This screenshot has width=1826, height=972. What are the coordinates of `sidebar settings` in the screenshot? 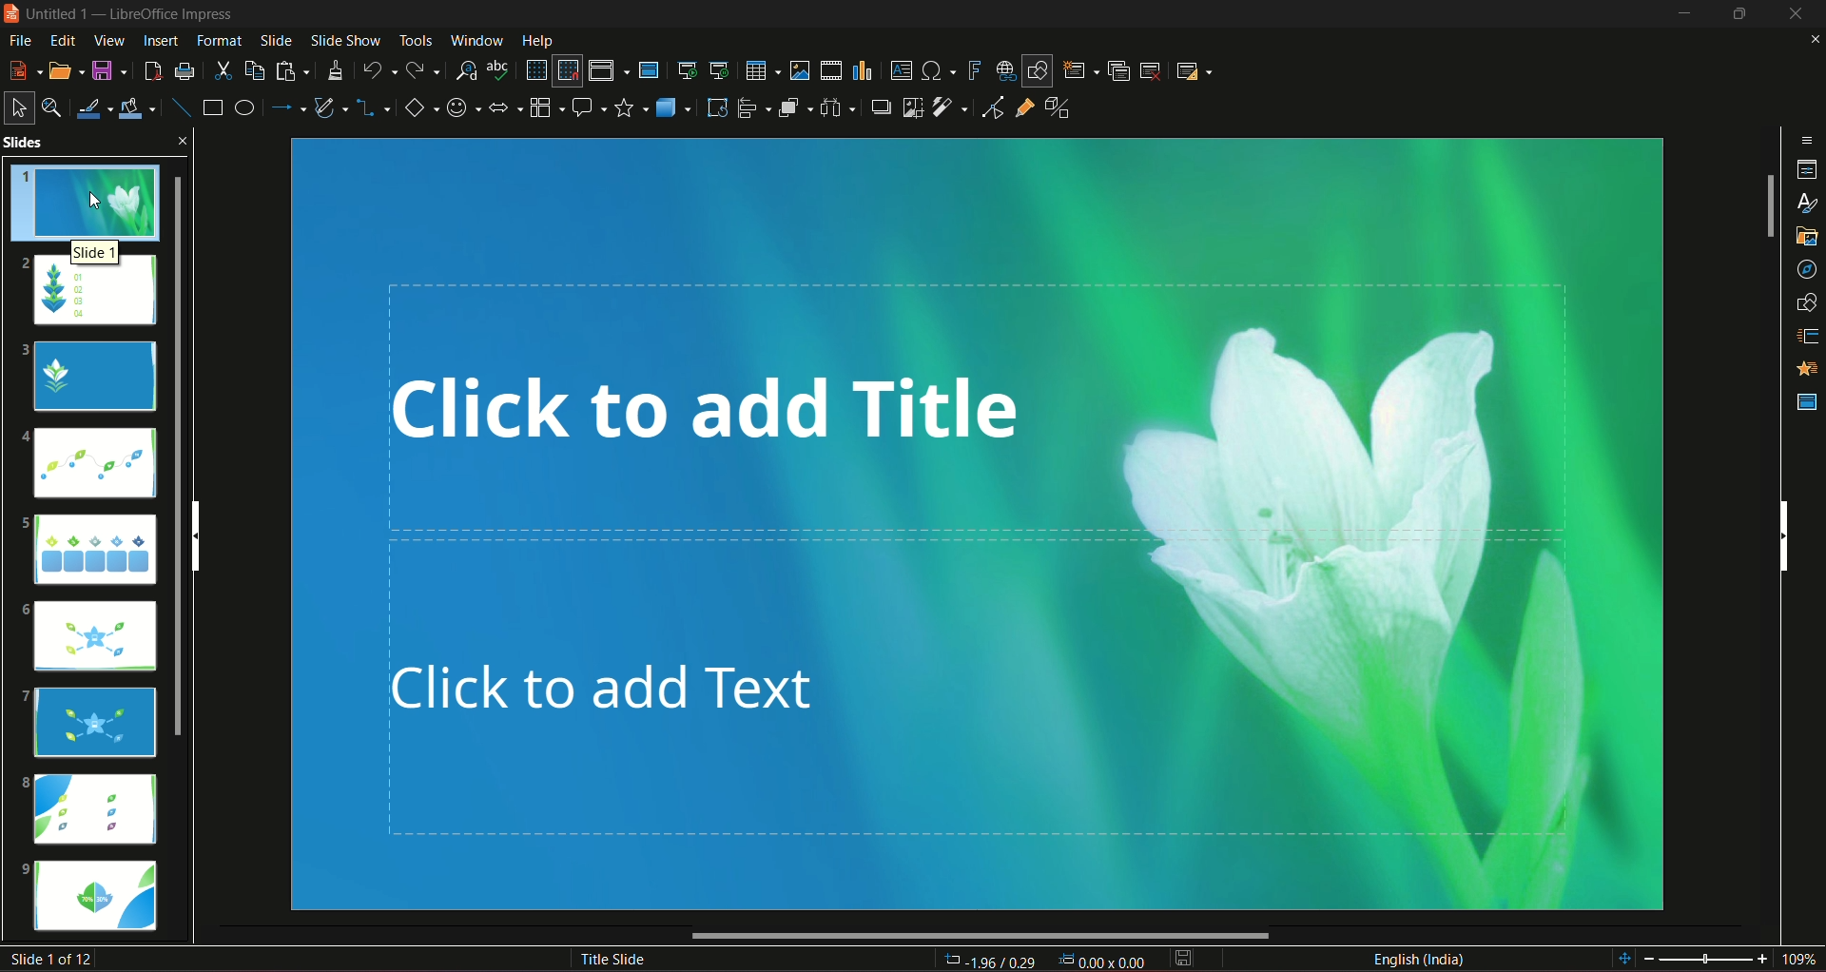 It's located at (1807, 138).